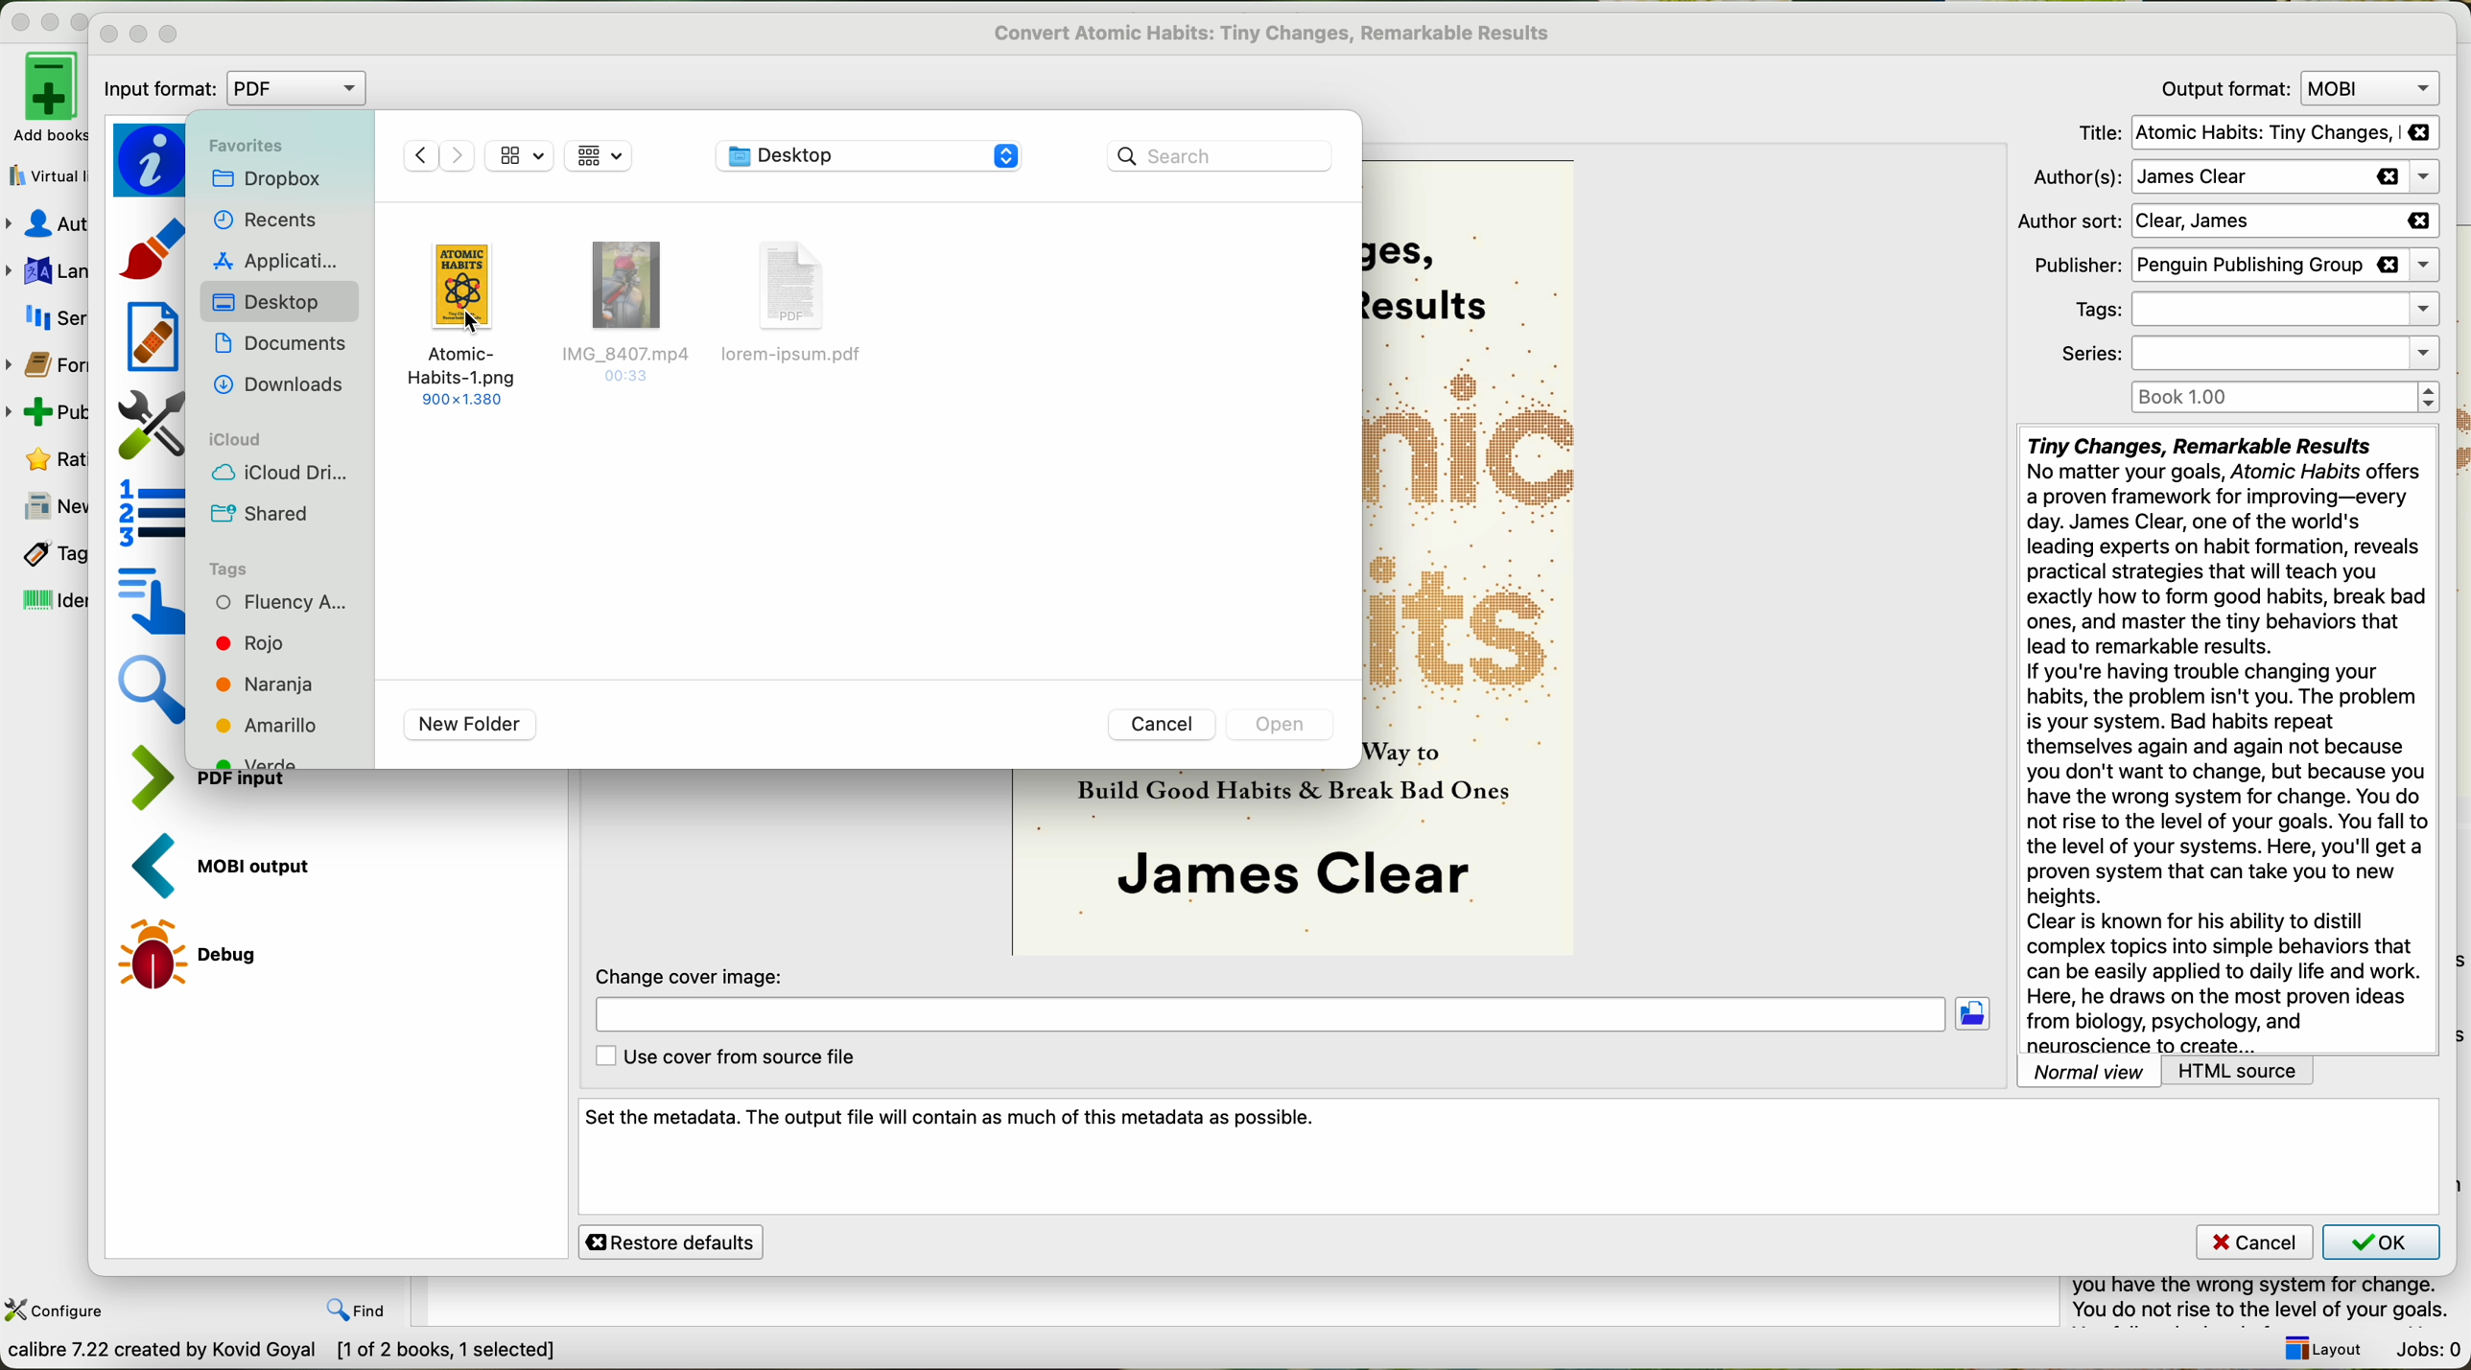  I want to click on cancel, so click(1160, 726).